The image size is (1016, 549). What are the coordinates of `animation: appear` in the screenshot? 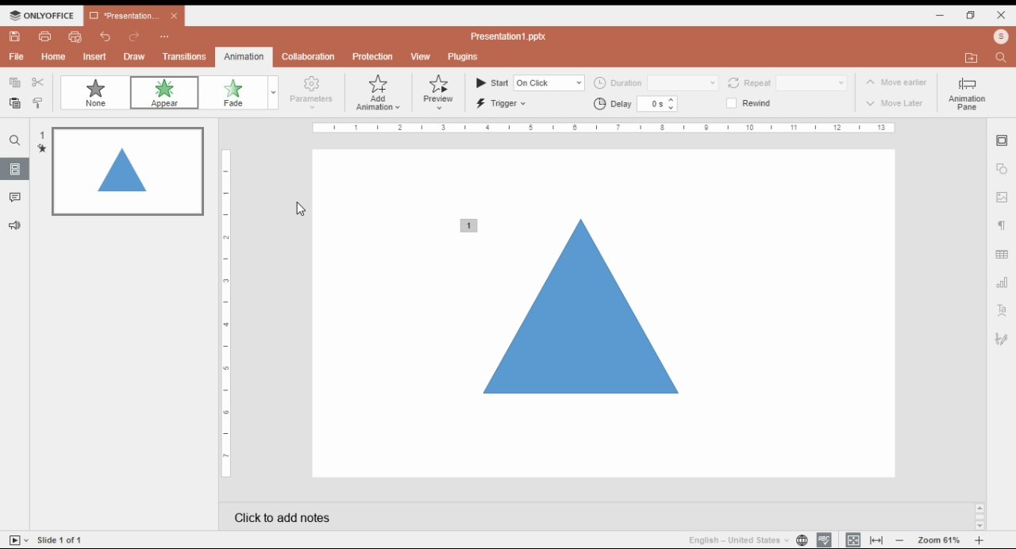 It's located at (162, 94).